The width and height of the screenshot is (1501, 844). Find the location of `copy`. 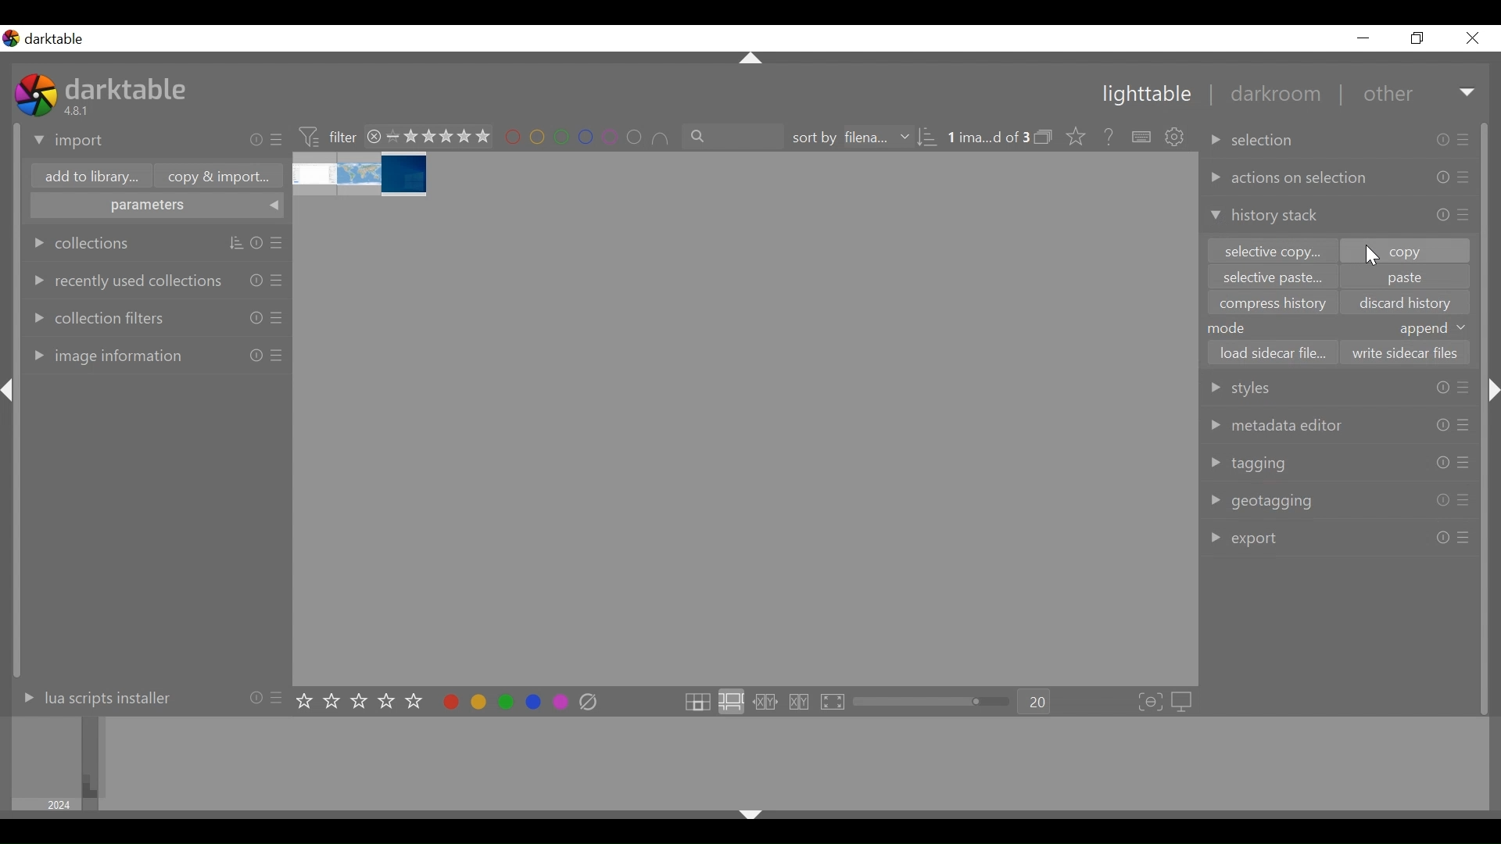

copy is located at coordinates (1404, 251).